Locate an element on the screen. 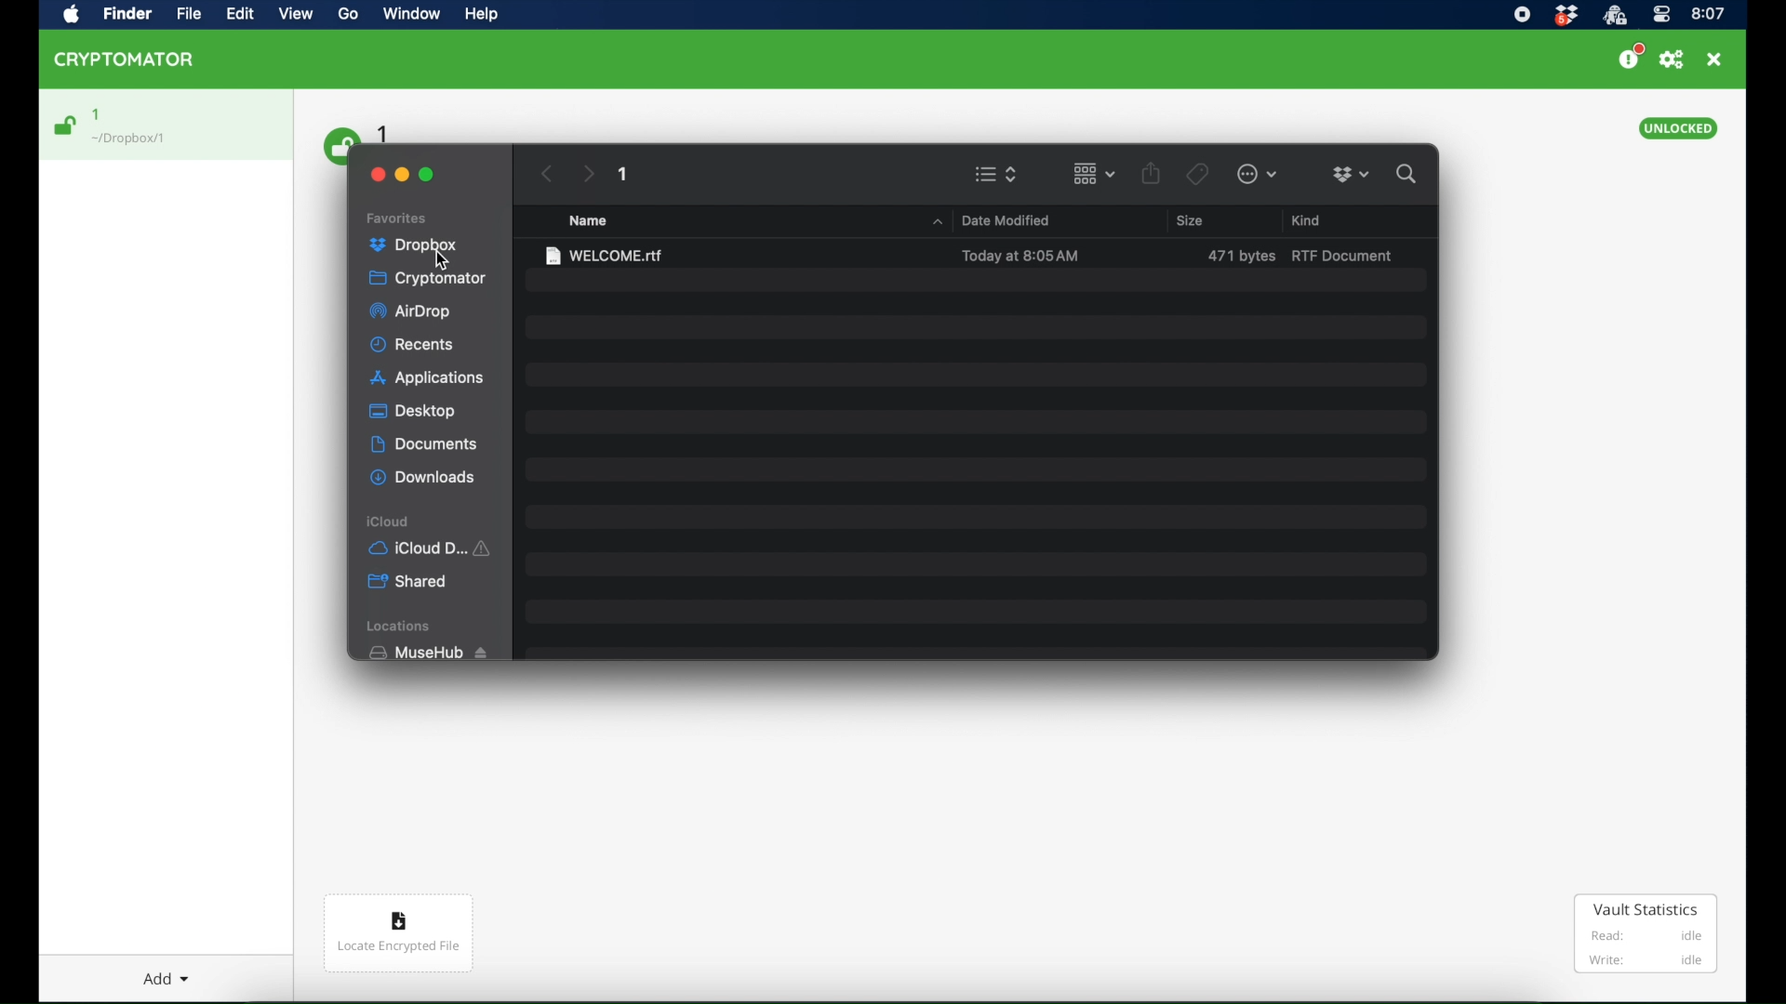 The width and height of the screenshot is (1786, 1004). locations is located at coordinates (402, 627).